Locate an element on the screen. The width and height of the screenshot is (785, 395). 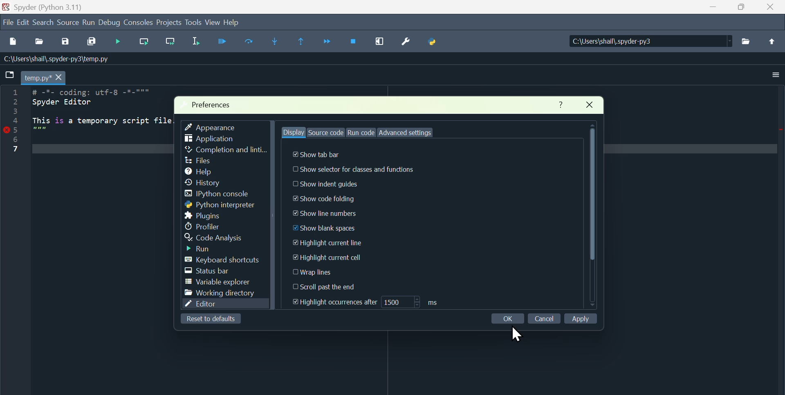
Edit is located at coordinates (24, 22).